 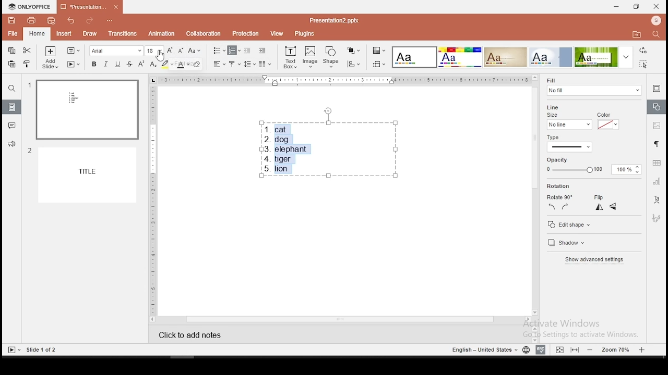 What do you see at coordinates (568, 121) in the screenshot?
I see `line size` at bounding box center [568, 121].